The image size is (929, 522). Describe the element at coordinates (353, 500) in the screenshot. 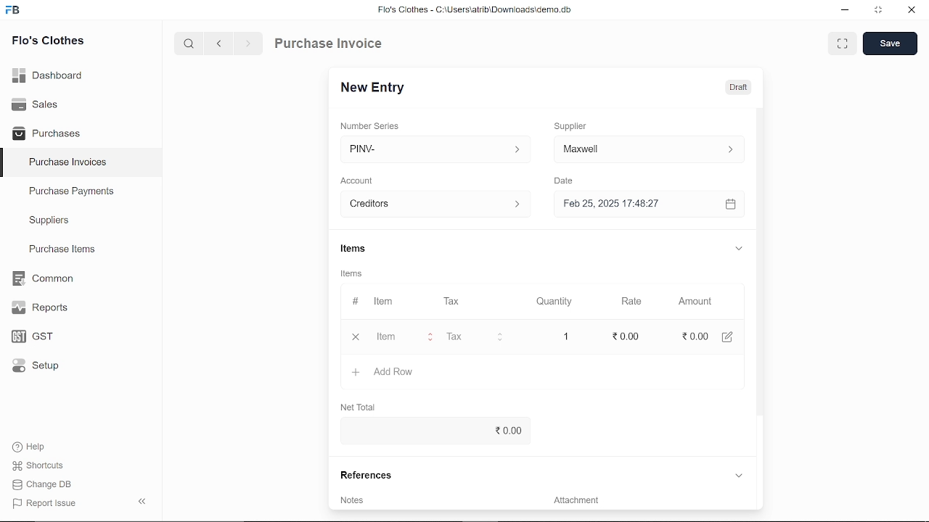

I see `Notes` at that location.